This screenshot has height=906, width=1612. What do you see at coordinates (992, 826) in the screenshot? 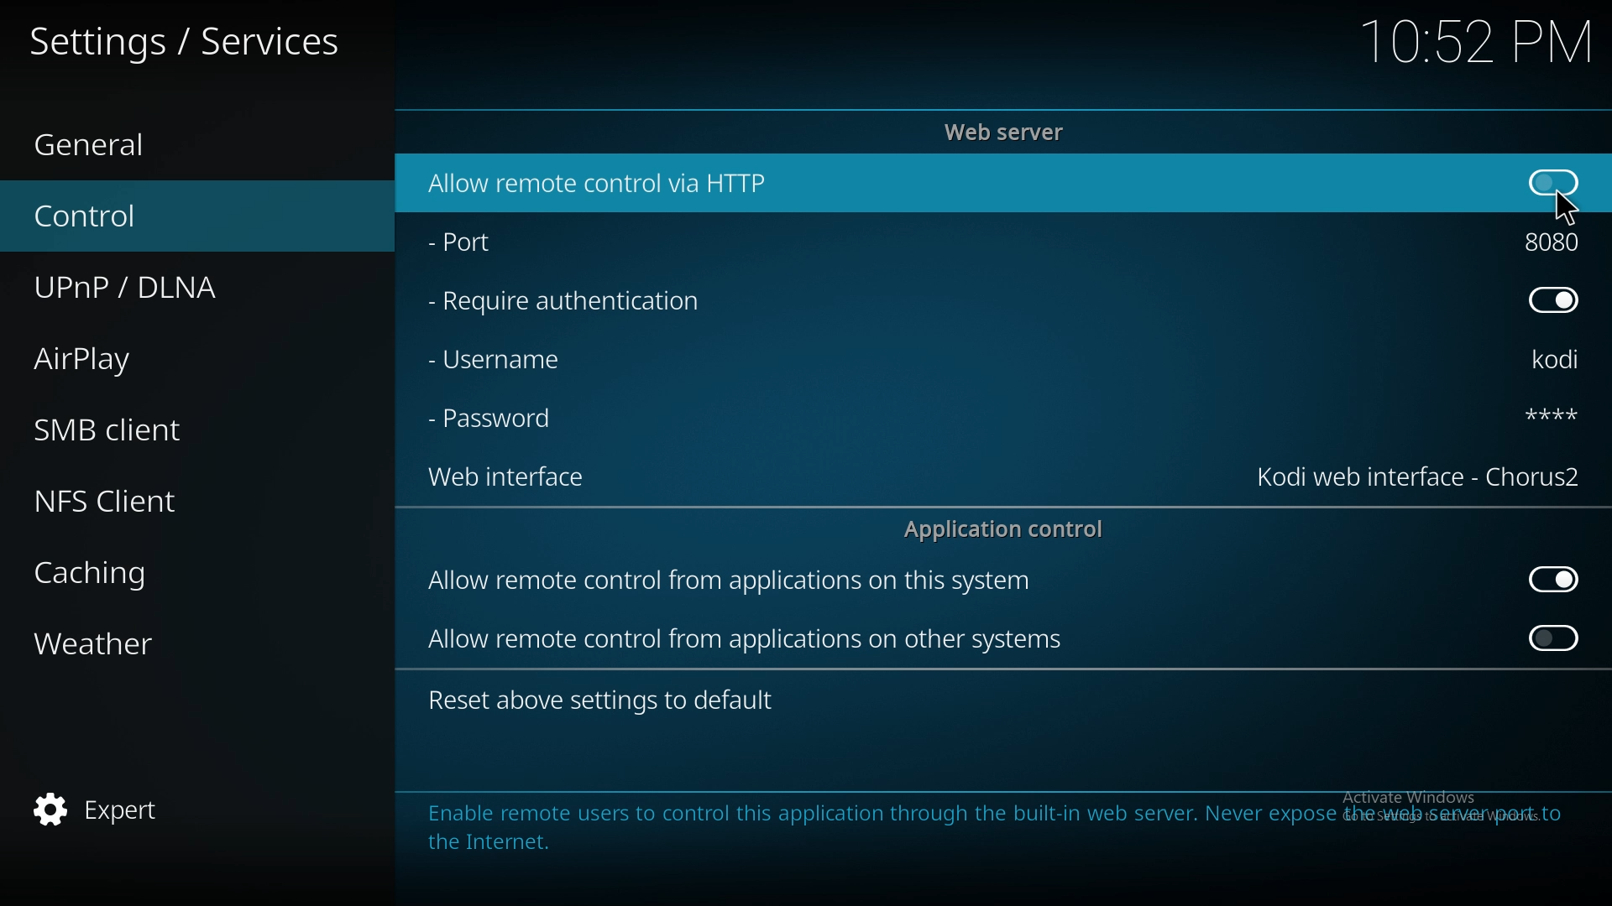
I see `info` at bounding box center [992, 826].